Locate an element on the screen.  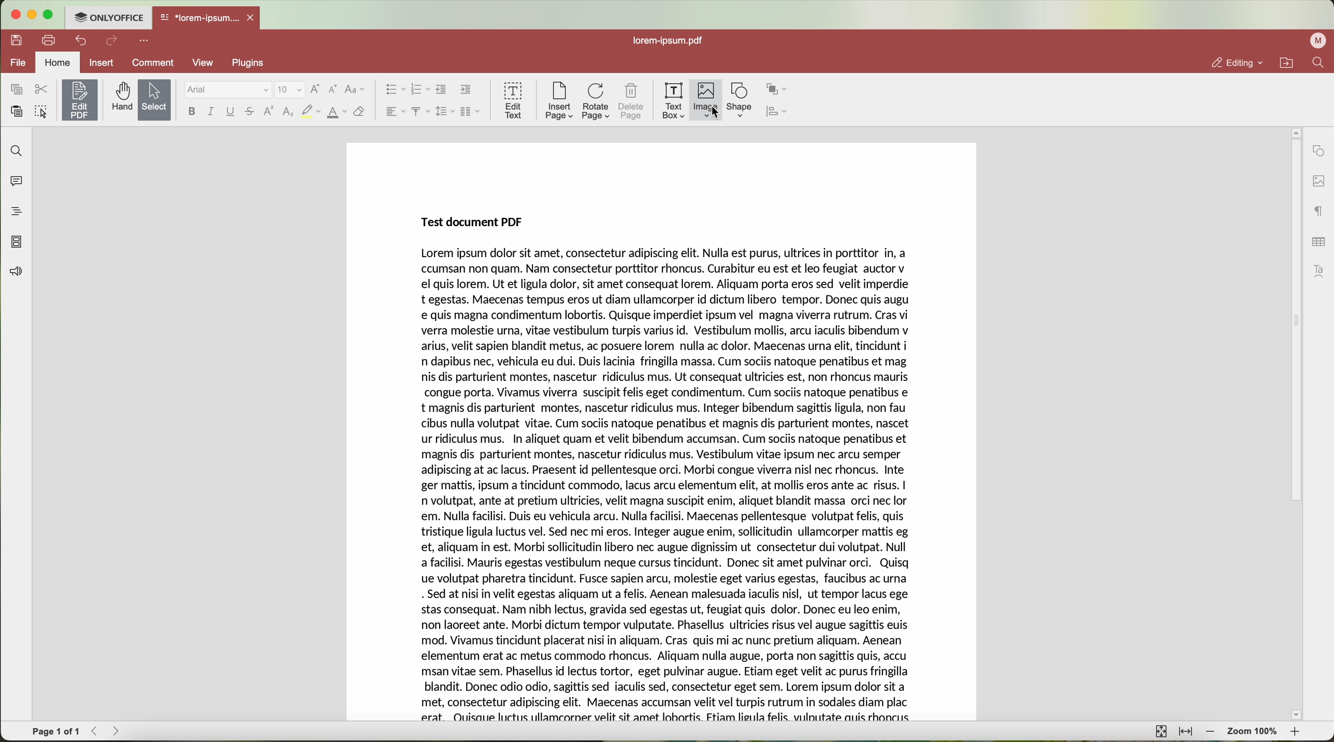
bold is located at coordinates (192, 111).